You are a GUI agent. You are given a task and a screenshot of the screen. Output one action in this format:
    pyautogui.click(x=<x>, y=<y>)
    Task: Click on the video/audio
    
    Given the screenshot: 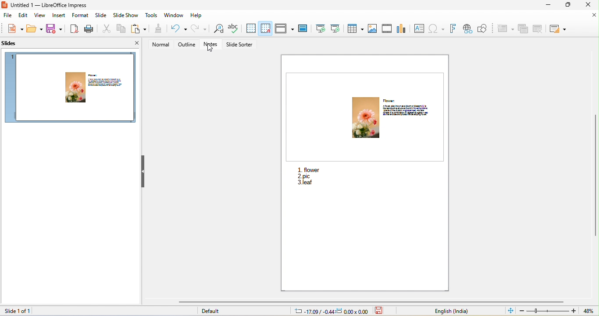 What is the action you would take?
    pyautogui.click(x=386, y=28)
    